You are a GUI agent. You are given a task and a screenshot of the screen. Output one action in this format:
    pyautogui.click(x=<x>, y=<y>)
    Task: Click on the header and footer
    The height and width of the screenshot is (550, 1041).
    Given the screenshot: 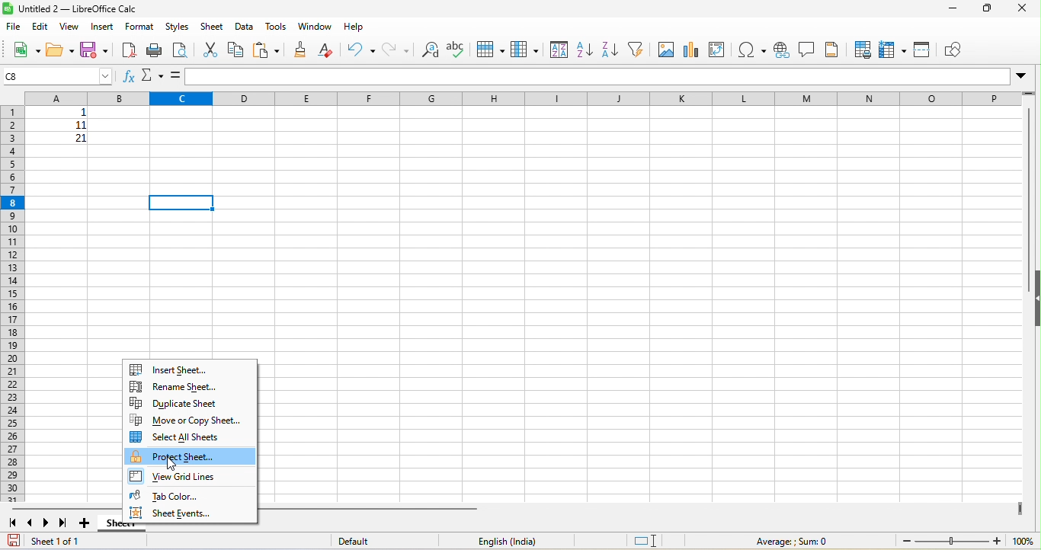 What is the action you would take?
    pyautogui.click(x=834, y=50)
    